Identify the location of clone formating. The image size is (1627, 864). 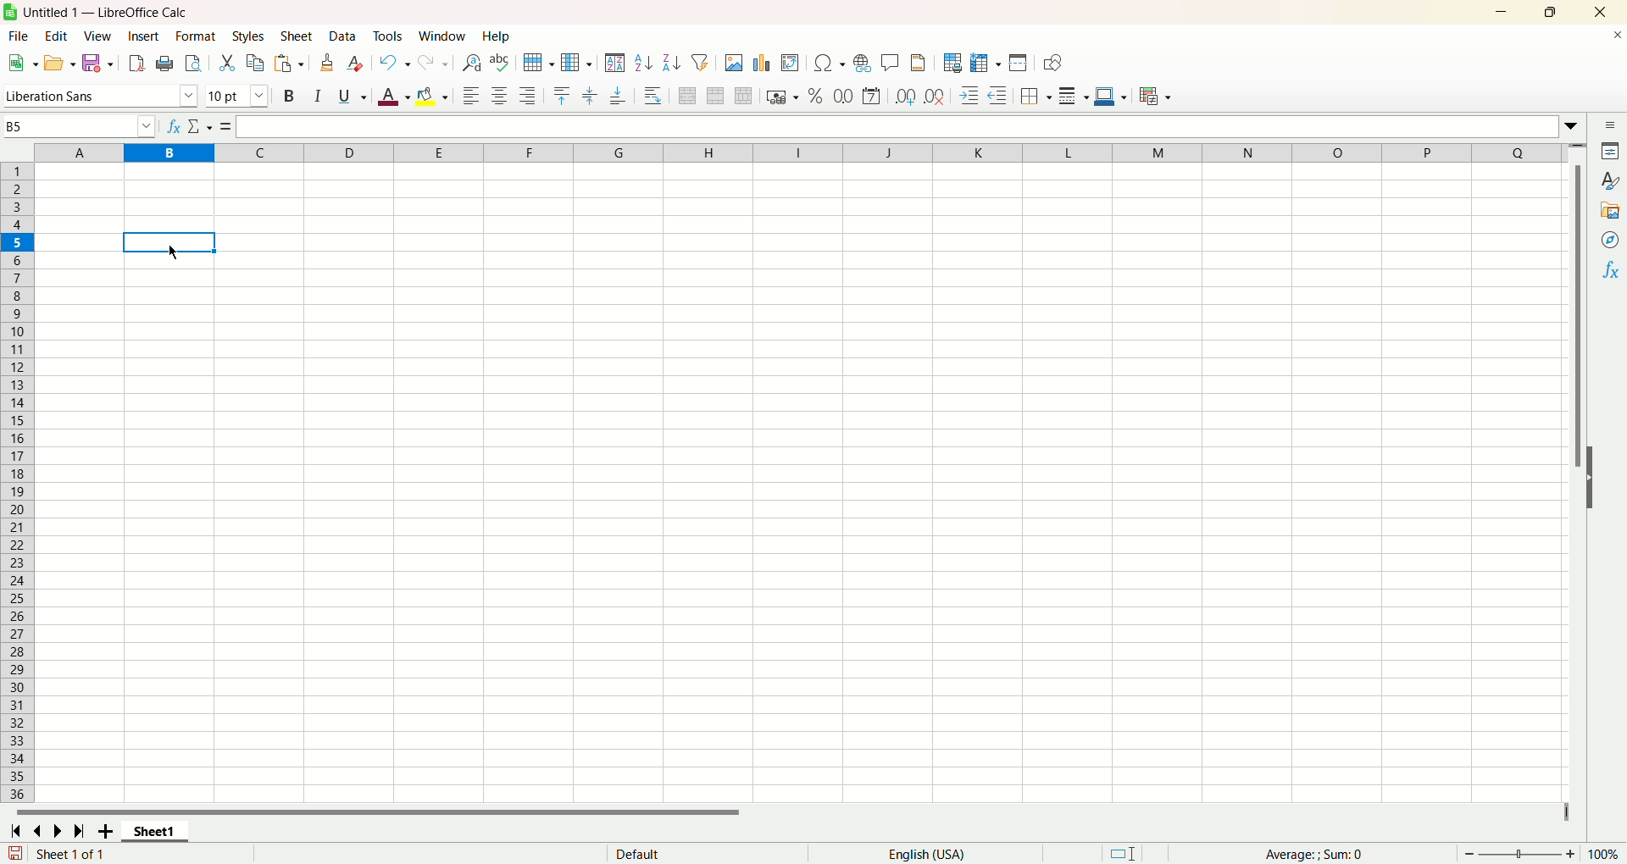
(329, 63).